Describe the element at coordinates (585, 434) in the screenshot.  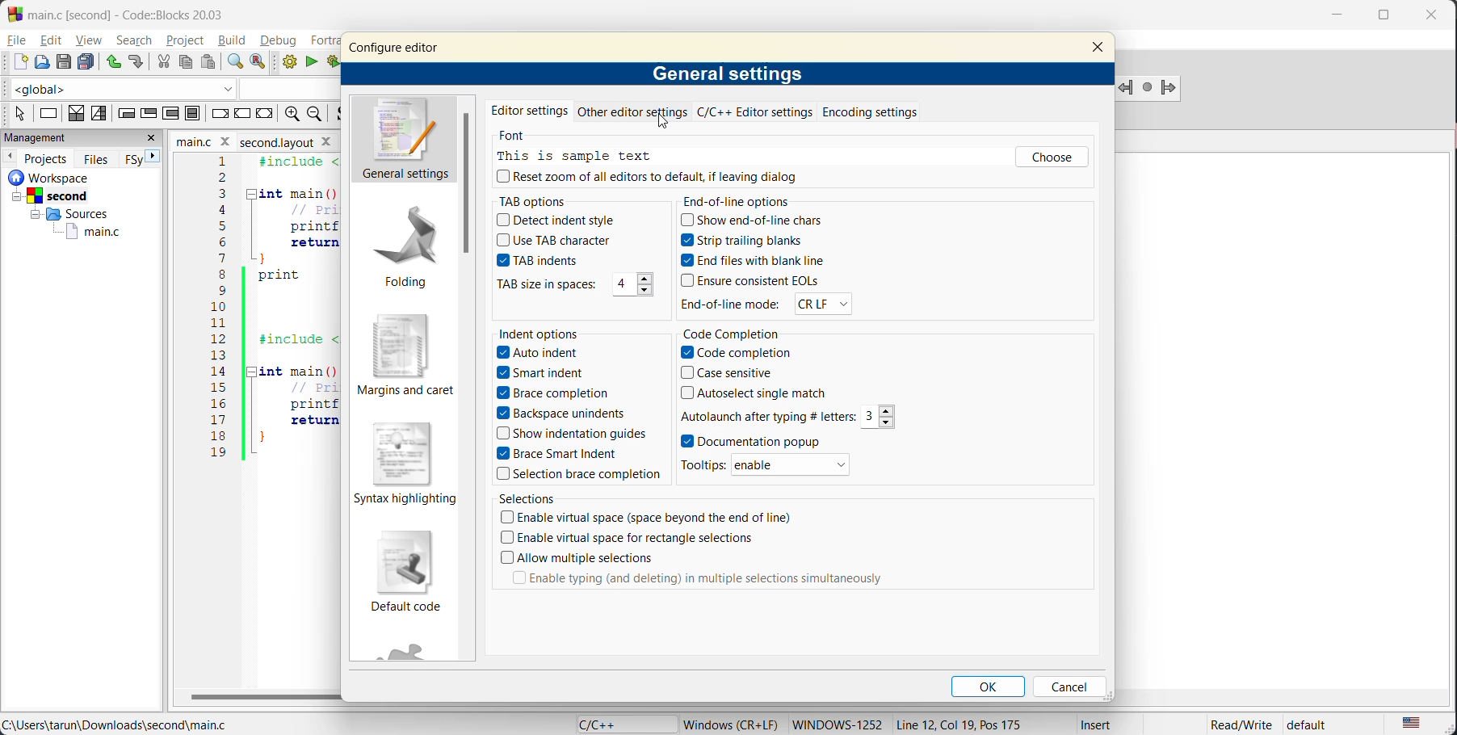
I see `Show indentation guides` at that location.